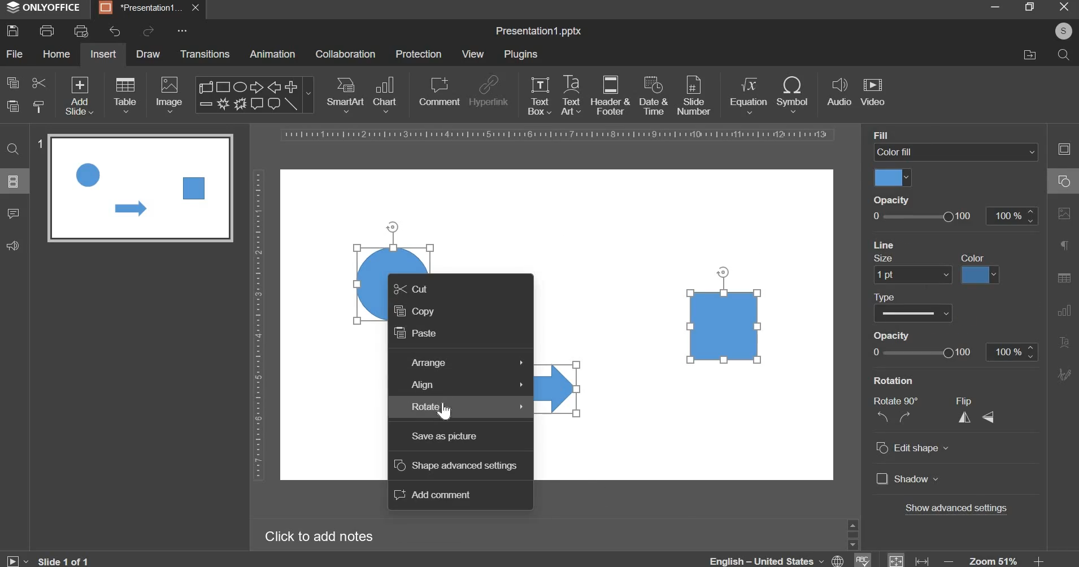 The width and height of the screenshot is (1079, 567). Describe the element at coordinates (976, 258) in the screenshot. I see `color` at that location.